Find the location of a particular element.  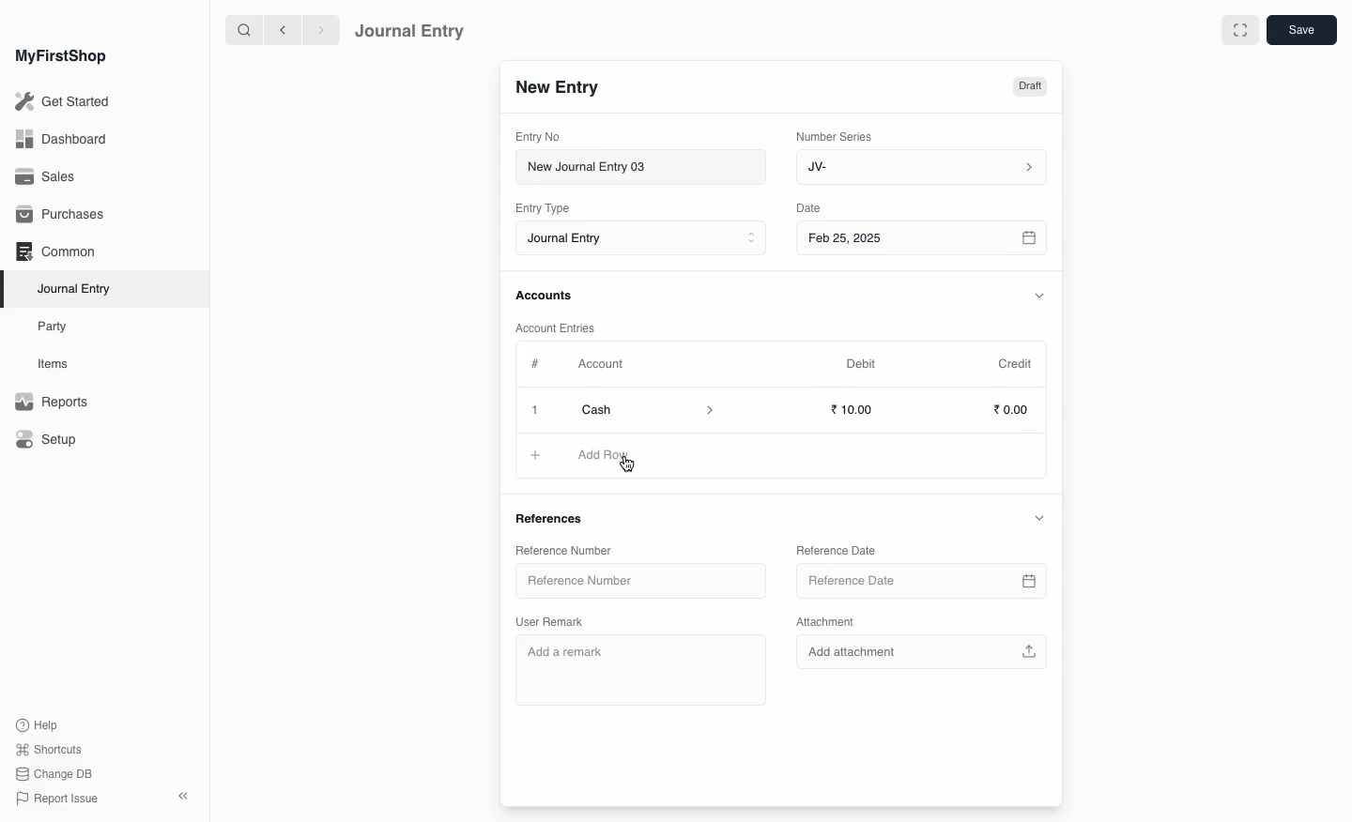

Dashboard is located at coordinates (60, 138).